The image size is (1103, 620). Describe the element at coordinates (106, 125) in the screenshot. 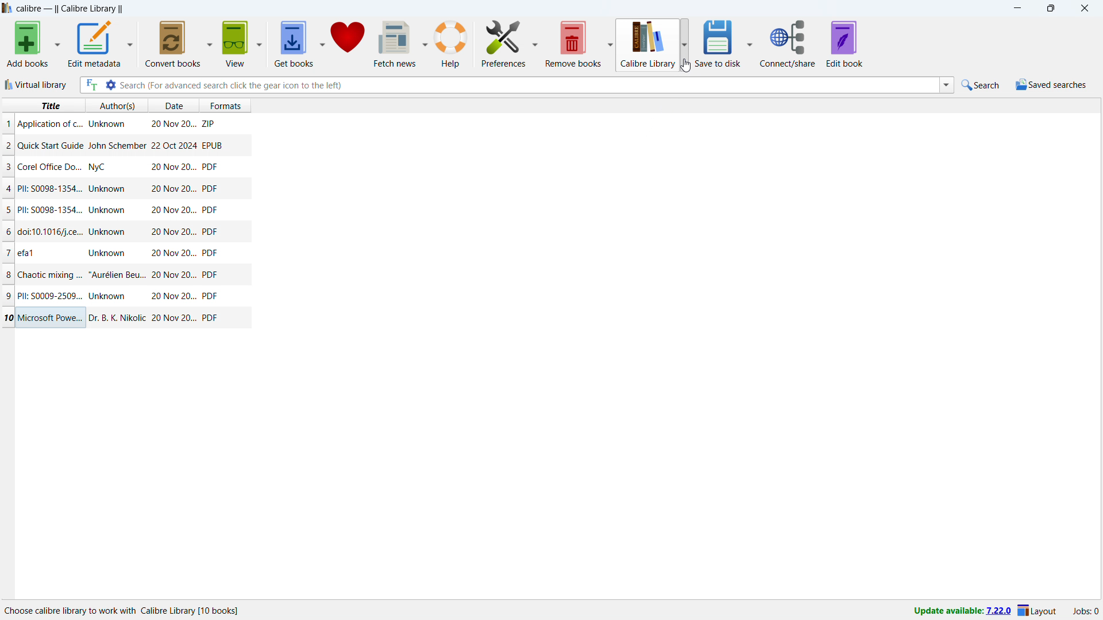

I see `Author` at that location.